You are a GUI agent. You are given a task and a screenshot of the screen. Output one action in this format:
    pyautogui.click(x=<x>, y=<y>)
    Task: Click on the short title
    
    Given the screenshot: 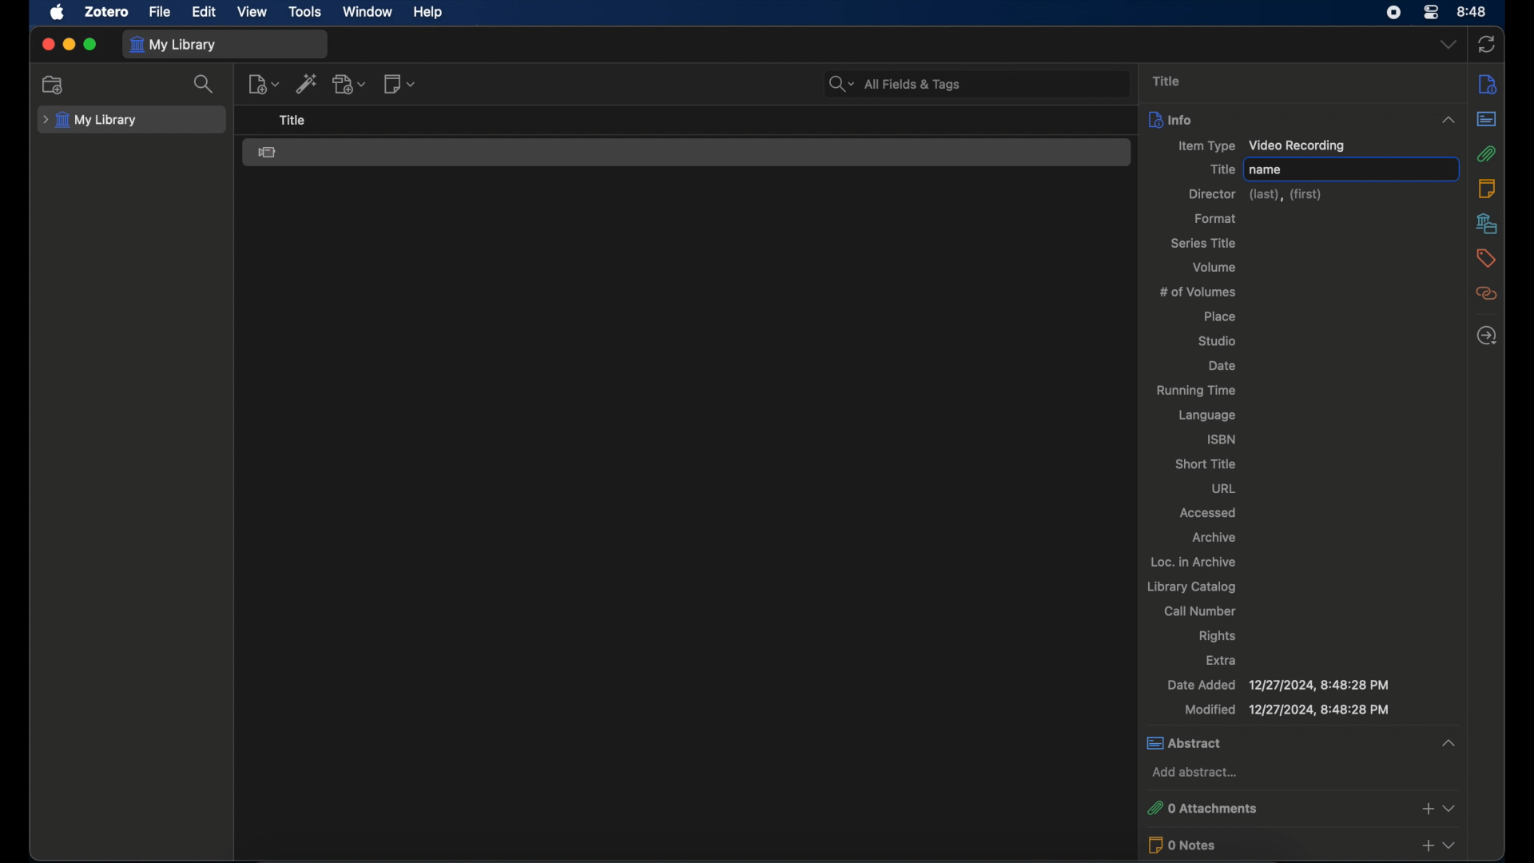 What is the action you would take?
    pyautogui.click(x=1205, y=464)
    